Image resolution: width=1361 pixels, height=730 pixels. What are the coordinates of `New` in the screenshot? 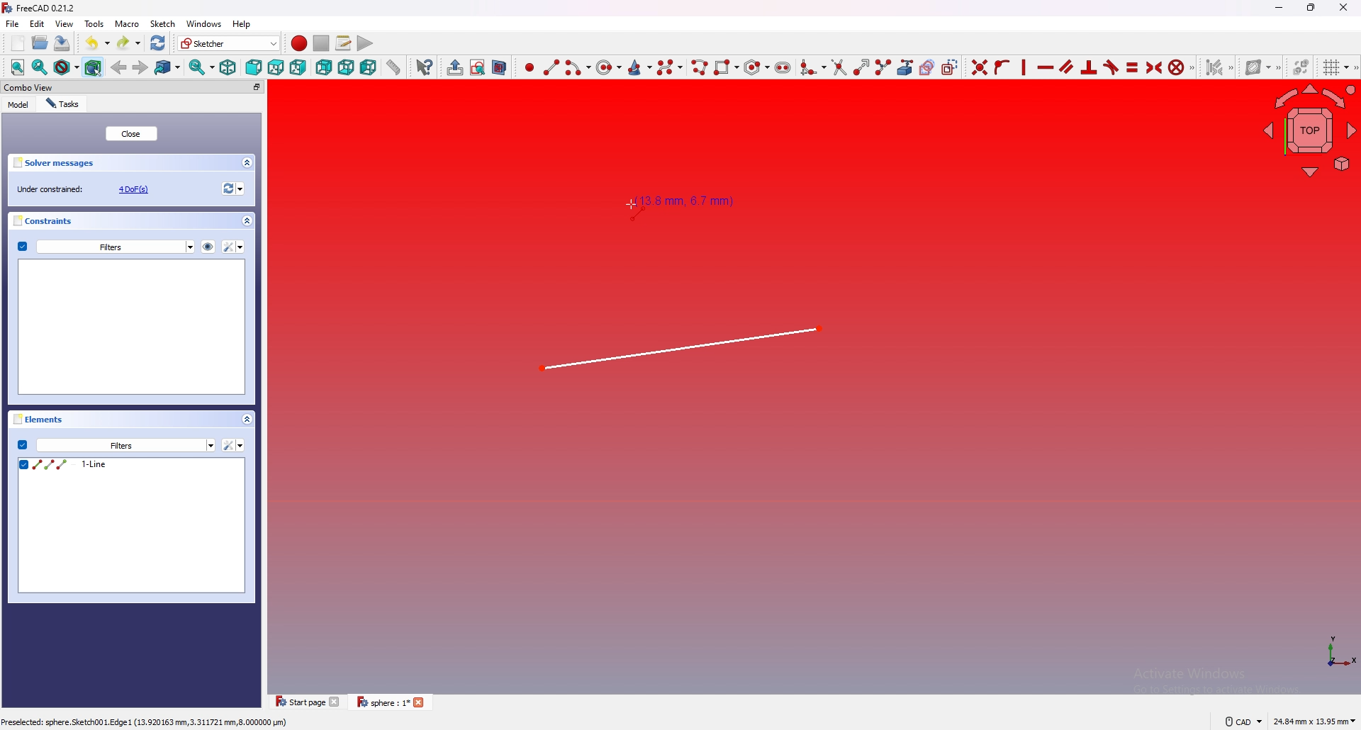 It's located at (19, 43).